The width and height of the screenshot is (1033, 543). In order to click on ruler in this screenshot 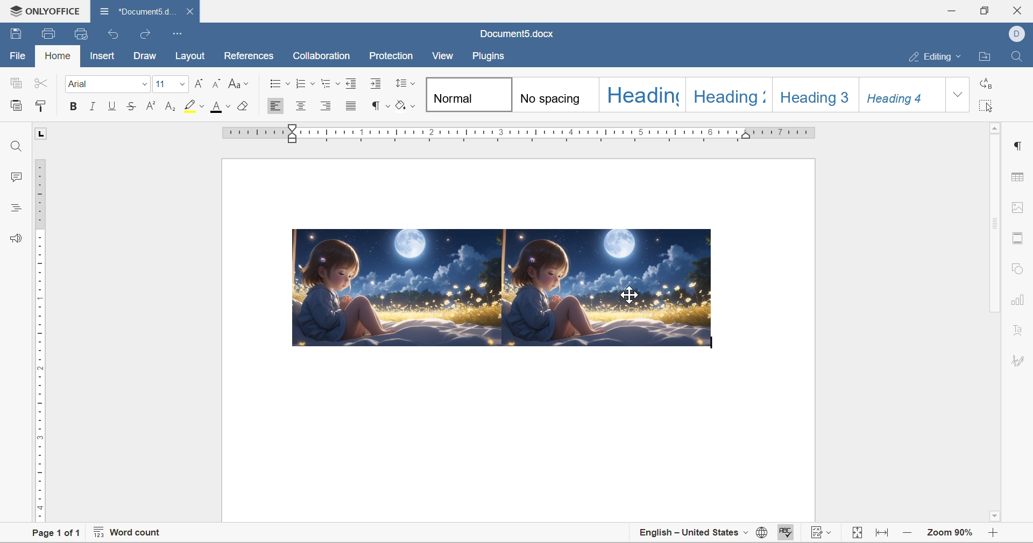, I will do `click(40, 341)`.